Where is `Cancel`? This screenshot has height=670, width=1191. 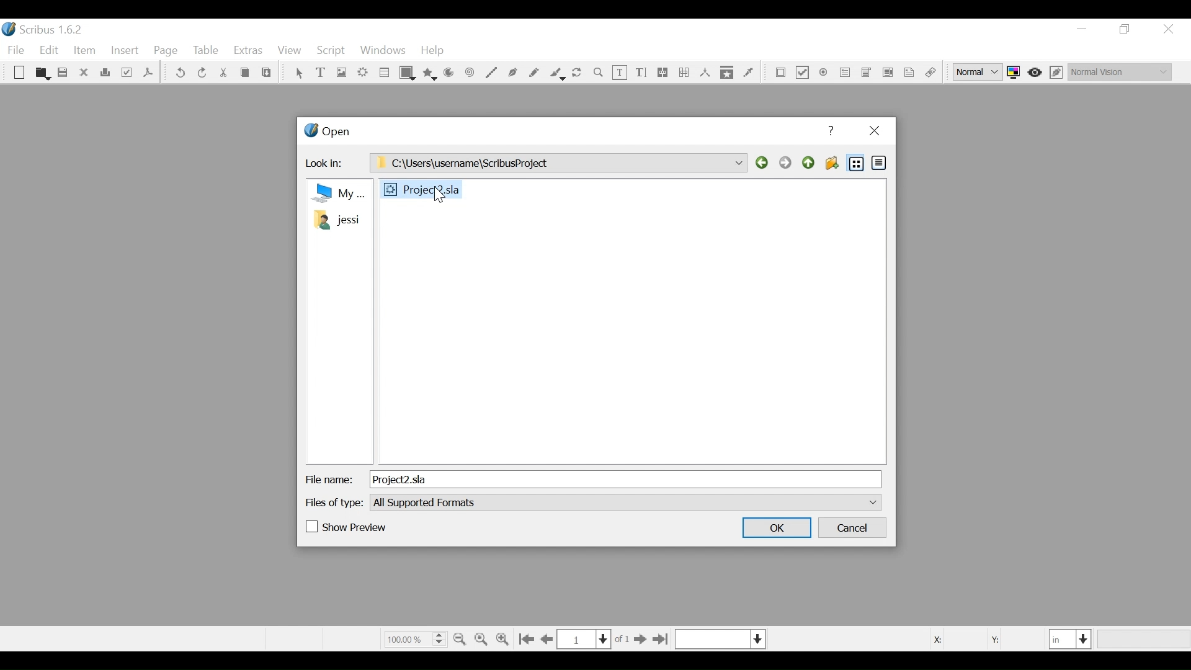 Cancel is located at coordinates (854, 529).